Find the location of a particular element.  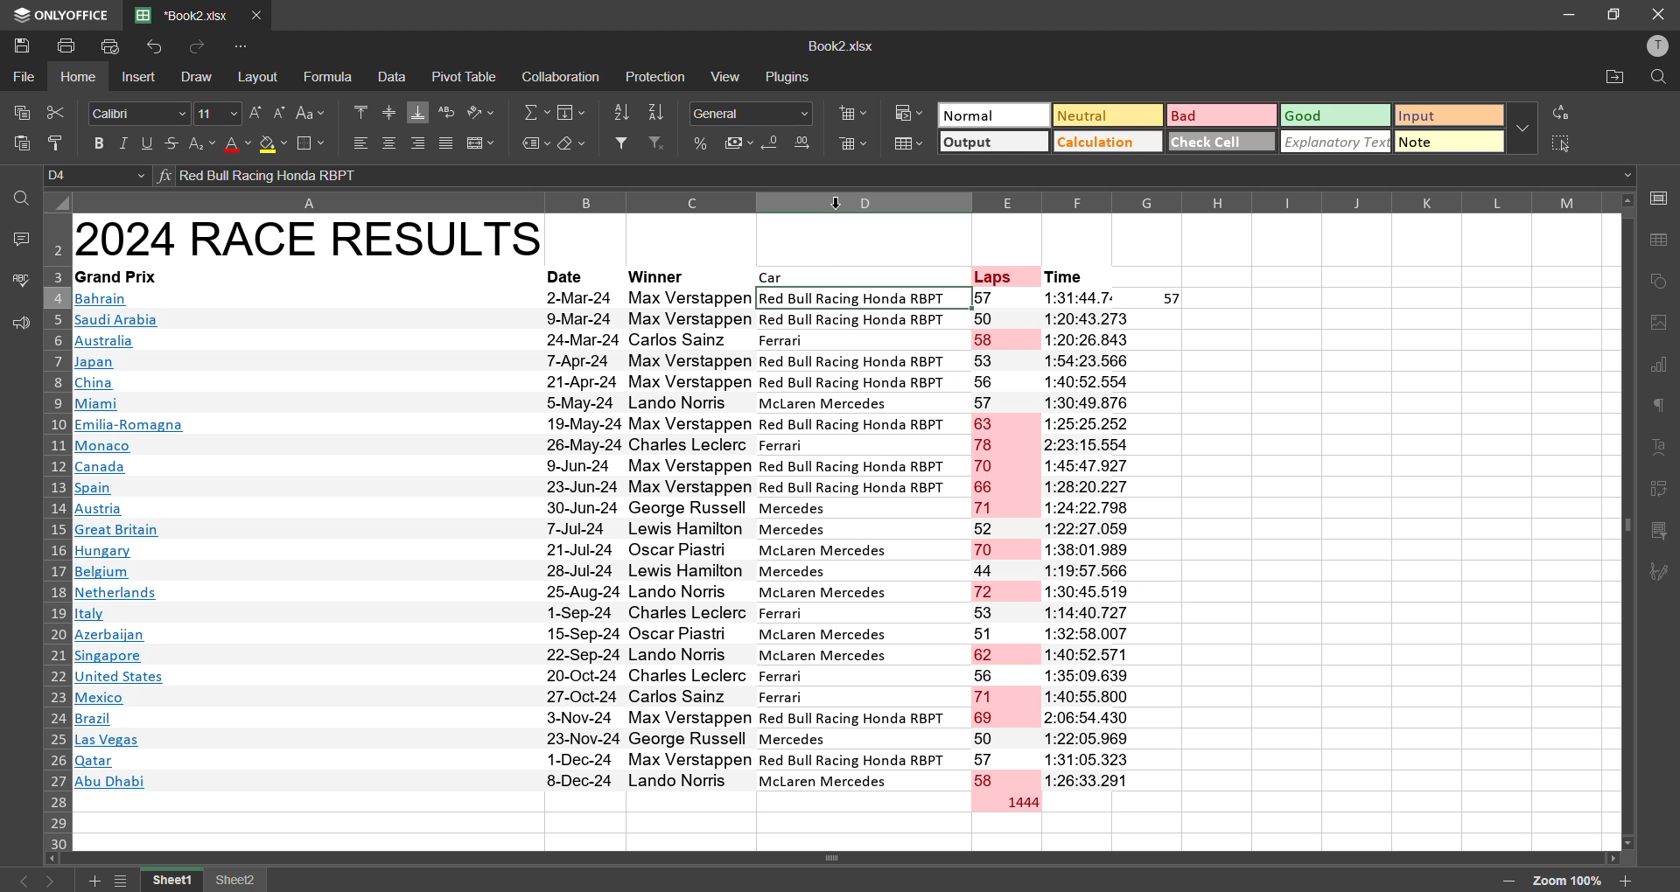

find is located at coordinates (1658, 78).